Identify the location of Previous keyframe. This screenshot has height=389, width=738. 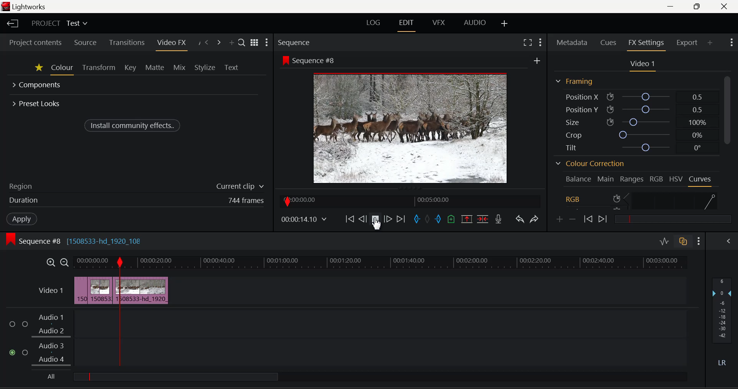
(588, 219).